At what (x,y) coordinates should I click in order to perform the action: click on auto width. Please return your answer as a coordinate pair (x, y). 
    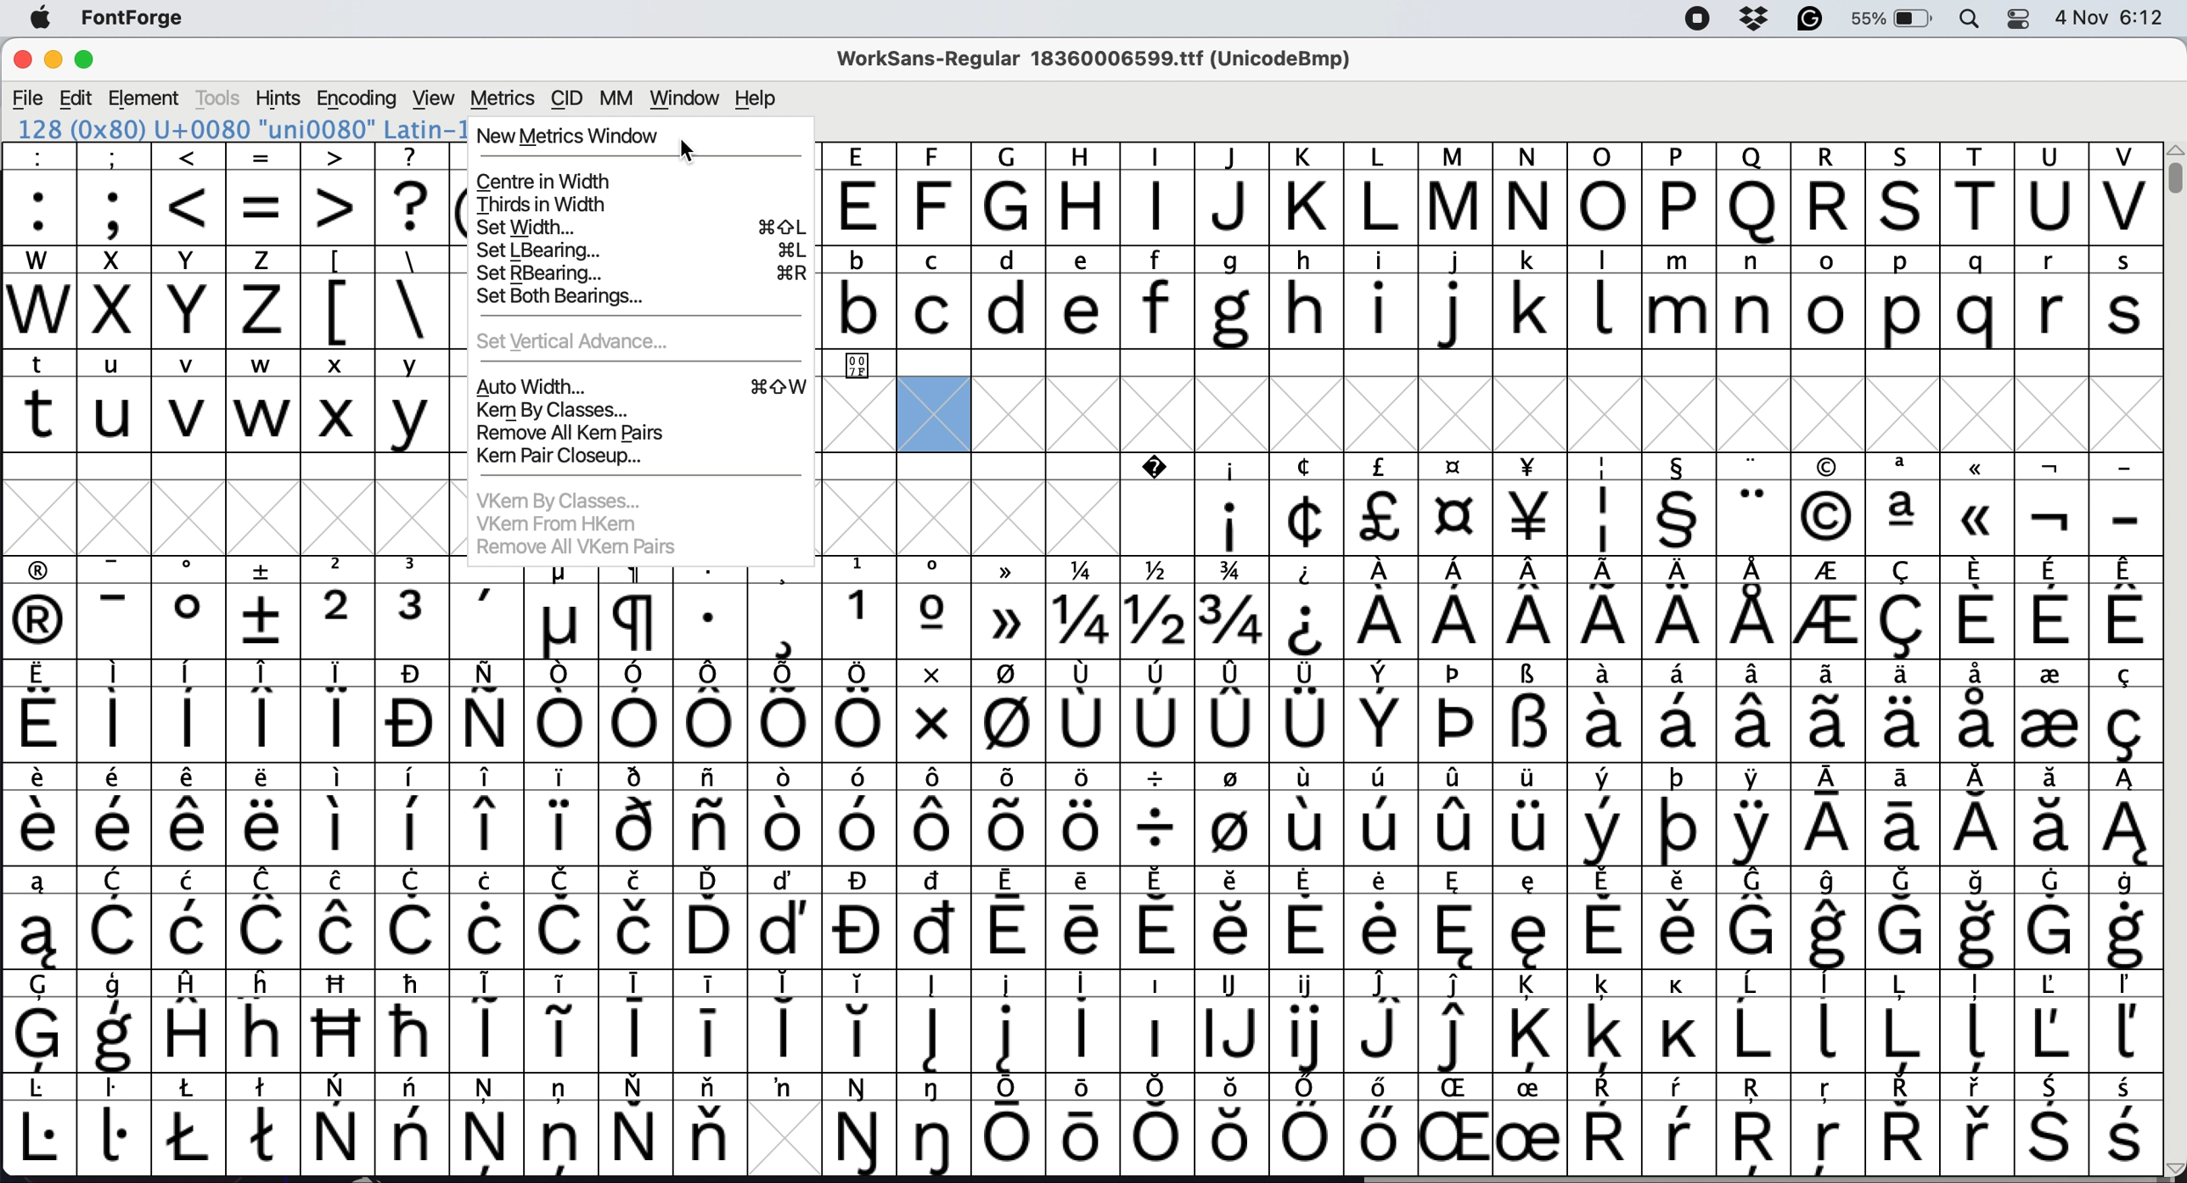
    Looking at the image, I should click on (644, 384).